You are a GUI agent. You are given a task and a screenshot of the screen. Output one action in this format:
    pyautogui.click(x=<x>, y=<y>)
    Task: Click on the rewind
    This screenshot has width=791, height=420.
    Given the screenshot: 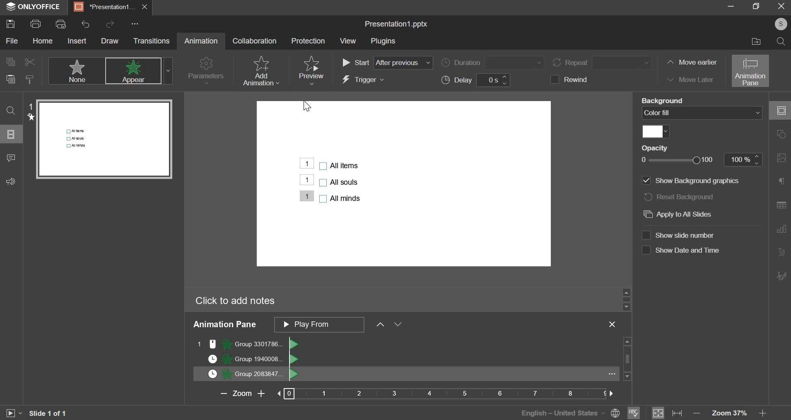 What is the action you would take?
    pyautogui.click(x=573, y=79)
    